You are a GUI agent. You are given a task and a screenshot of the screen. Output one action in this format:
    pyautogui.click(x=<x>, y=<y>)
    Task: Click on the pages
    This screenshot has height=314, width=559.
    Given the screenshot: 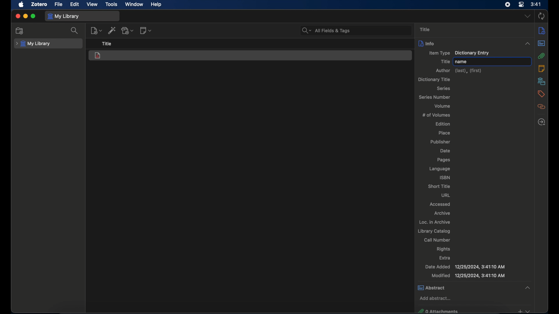 What is the action you would take?
    pyautogui.click(x=443, y=160)
    